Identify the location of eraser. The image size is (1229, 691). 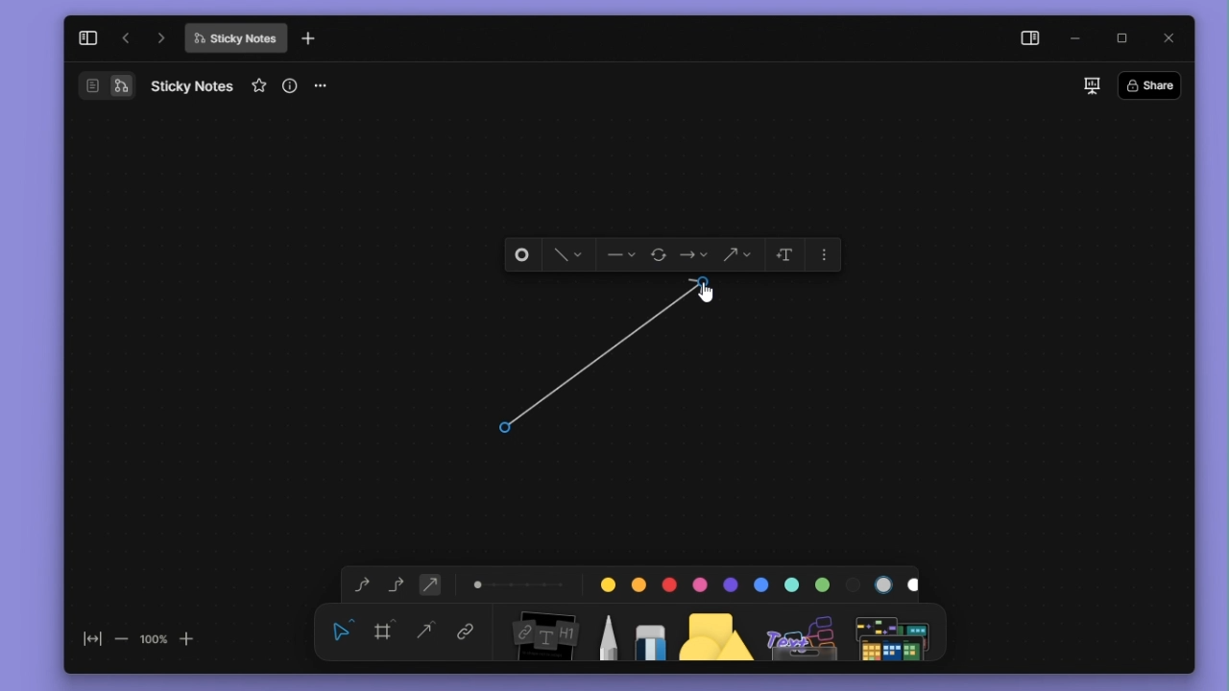
(646, 631).